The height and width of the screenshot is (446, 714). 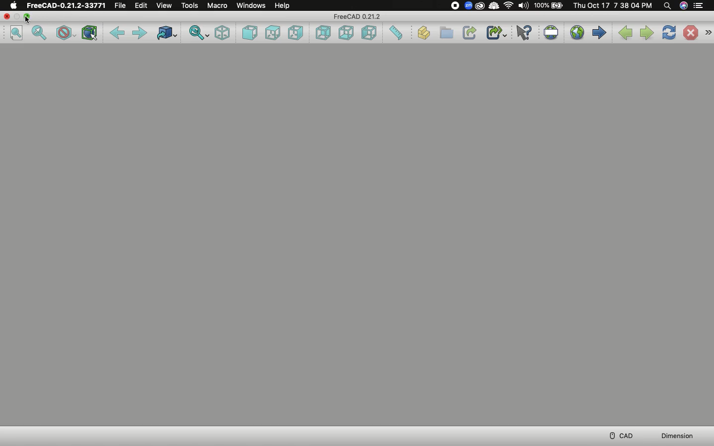 What do you see at coordinates (598, 33) in the screenshot?
I see `Start page` at bounding box center [598, 33].